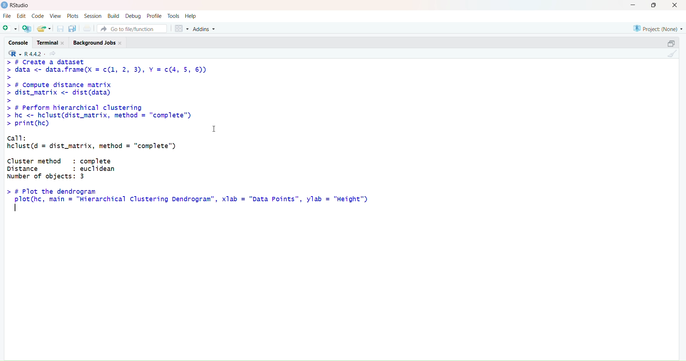 This screenshot has width=686, height=361. Describe the element at coordinates (191, 16) in the screenshot. I see `Help` at that location.